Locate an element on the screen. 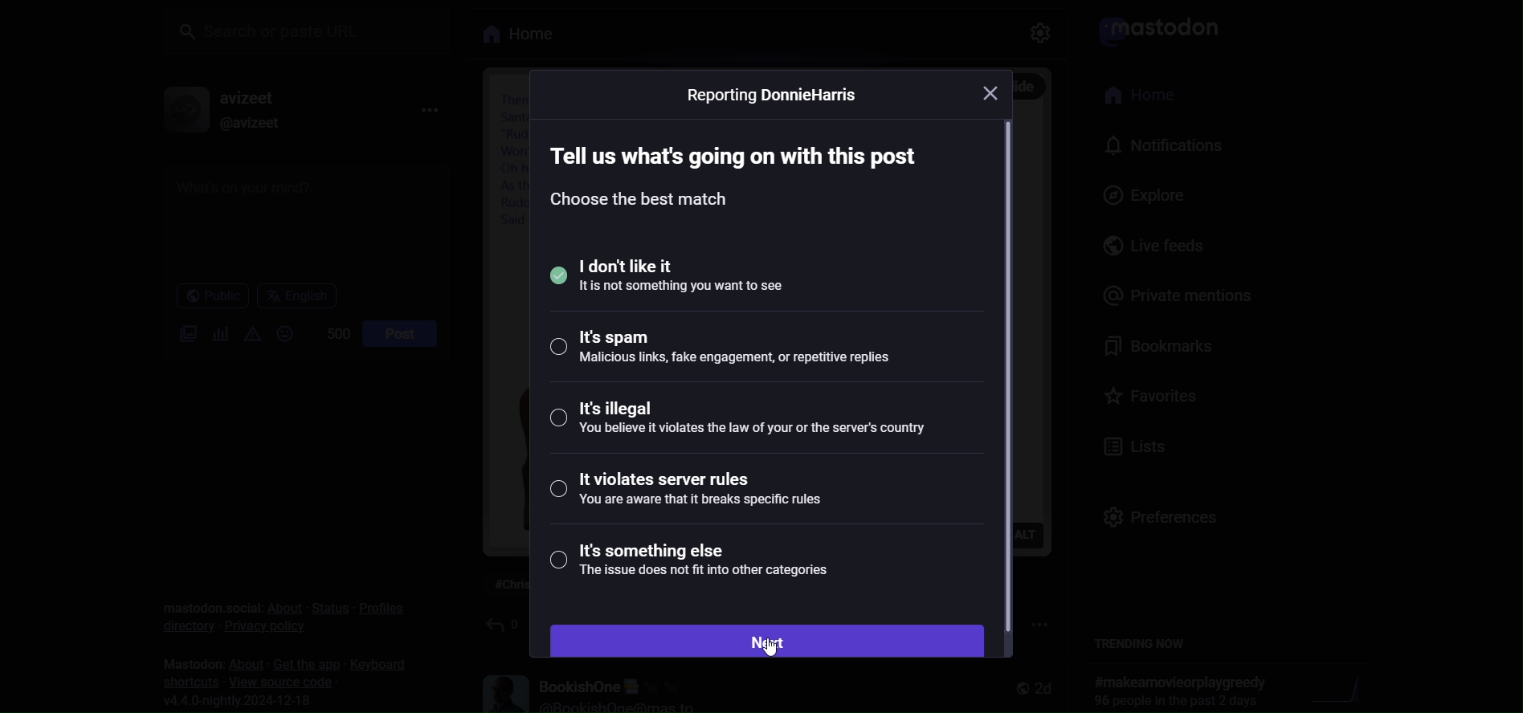 Image resolution: width=1523 pixels, height=713 pixels. emoji is located at coordinates (283, 333).